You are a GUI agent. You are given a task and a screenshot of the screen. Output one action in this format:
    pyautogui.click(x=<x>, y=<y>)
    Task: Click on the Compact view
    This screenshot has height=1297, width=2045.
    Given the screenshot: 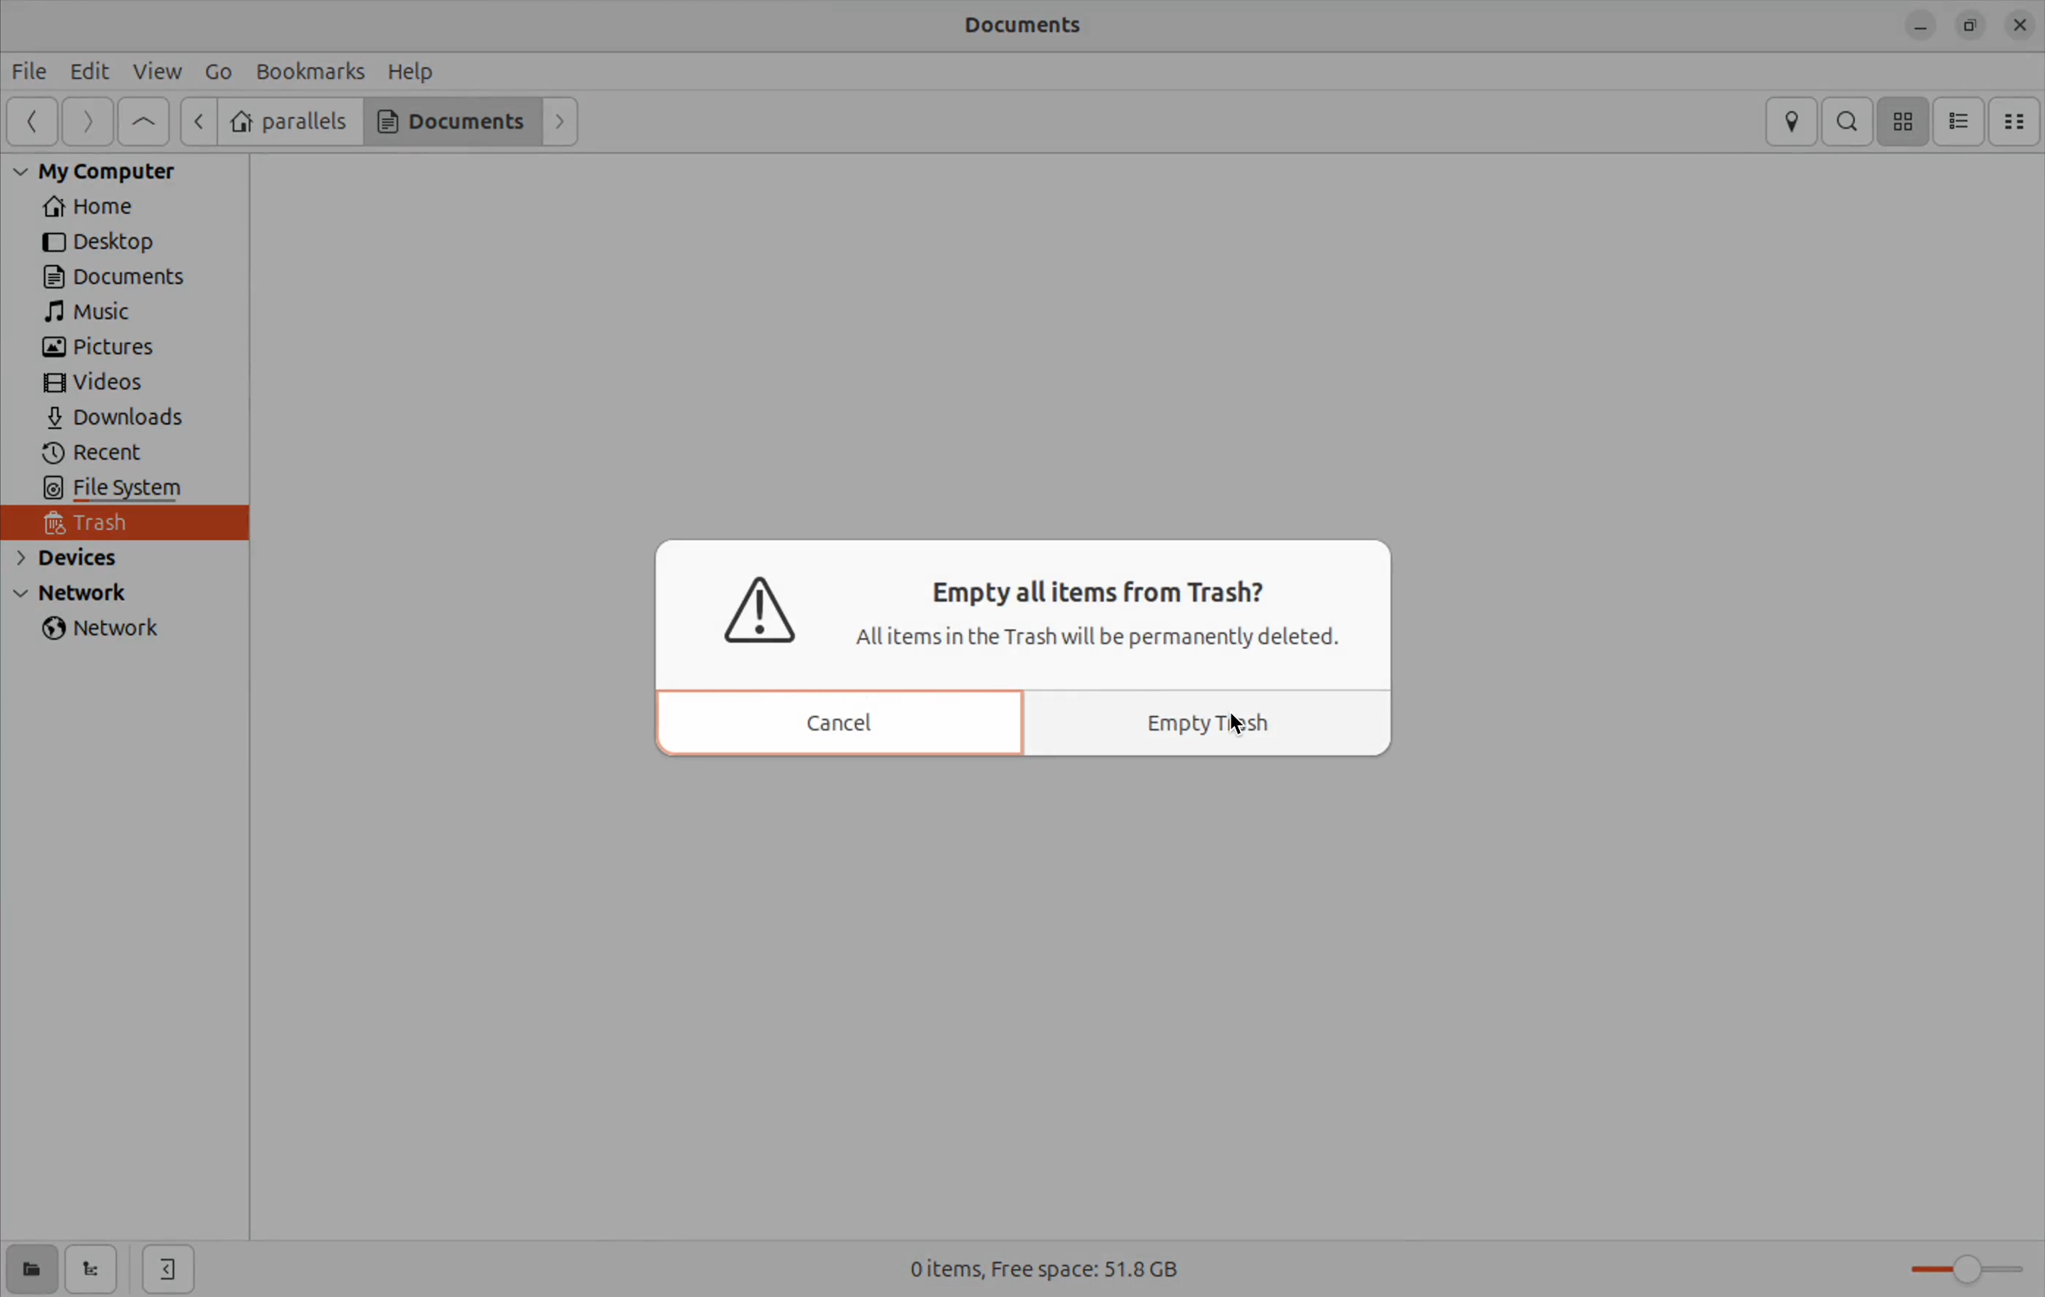 What is the action you would take?
    pyautogui.click(x=2018, y=121)
    